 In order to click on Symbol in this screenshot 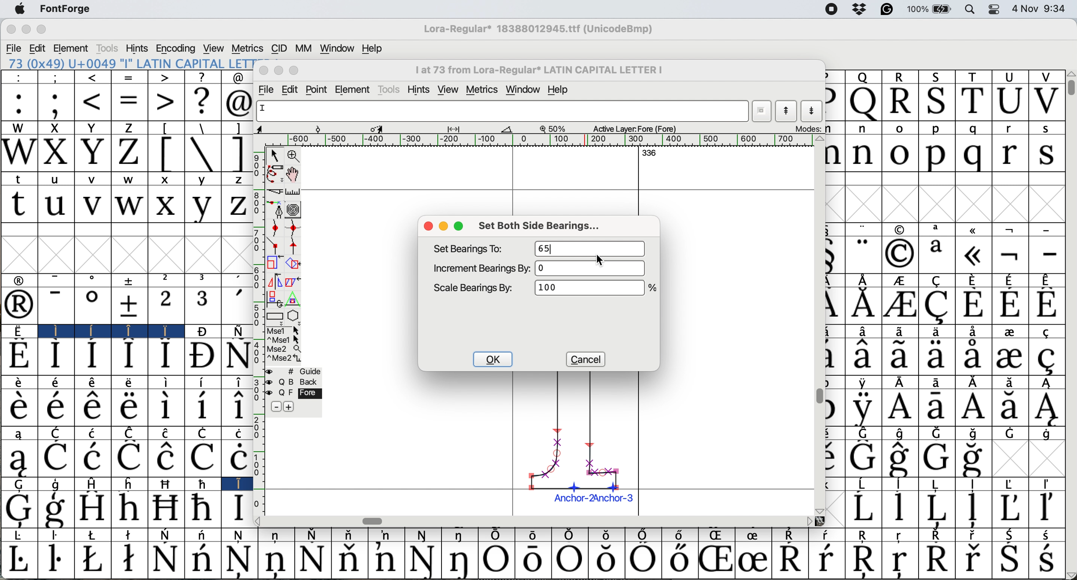, I will do `click(129, 407)`.